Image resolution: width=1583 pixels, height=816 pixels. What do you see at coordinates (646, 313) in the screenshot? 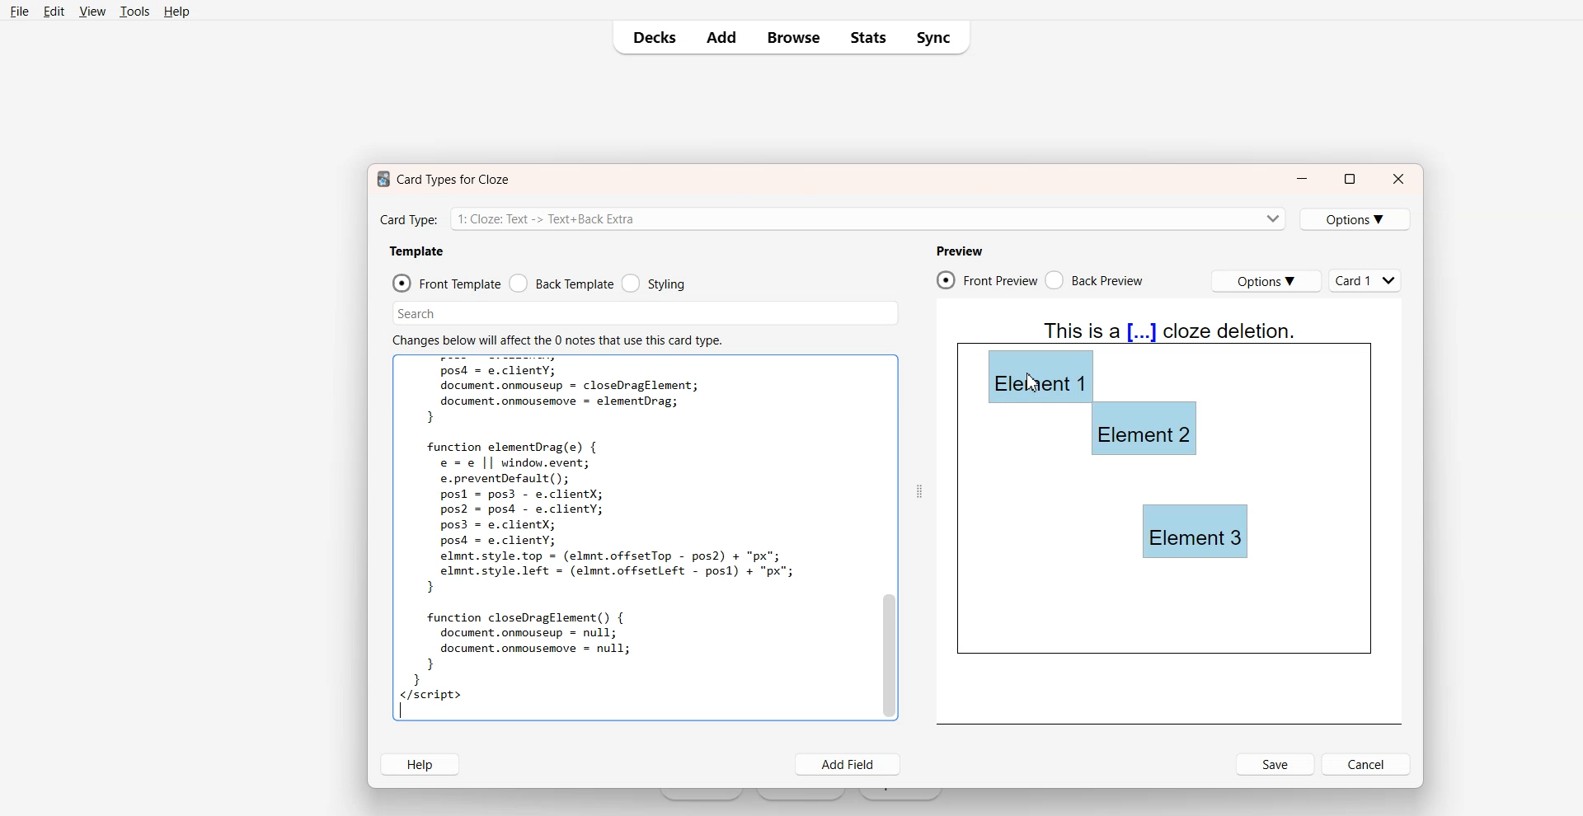
I see `Search` at bounding box center [646, 313].